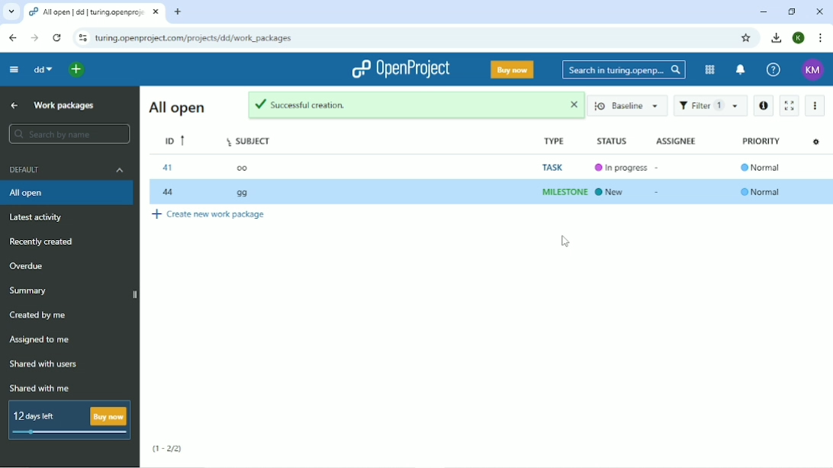 The image size is (833, 468). What do you see at coordinates (68, 194) in the screenshot?
I see `All open` at bounding box center [68, 194].